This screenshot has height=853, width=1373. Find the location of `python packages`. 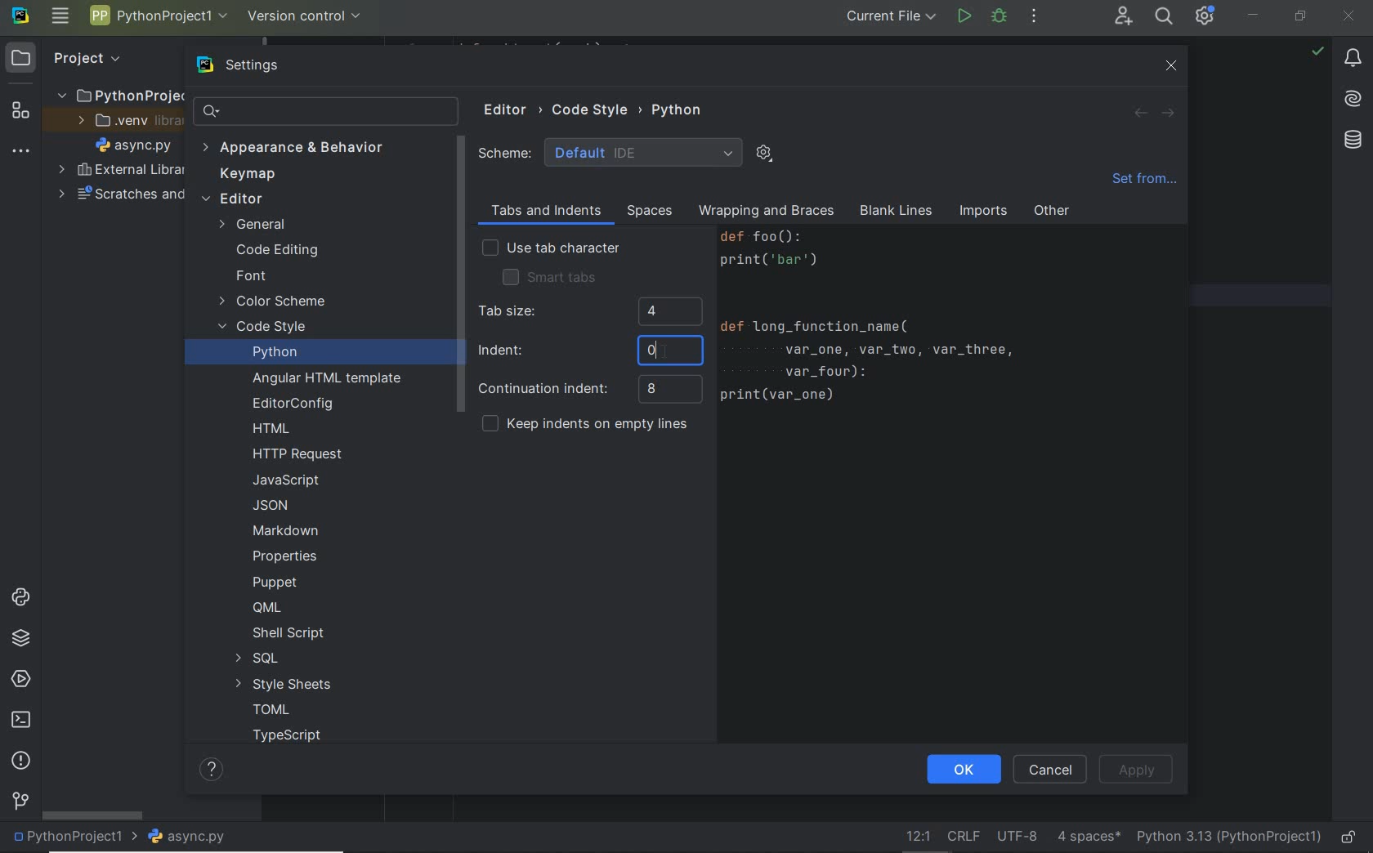

python packages is located at coordinates (24, 641).